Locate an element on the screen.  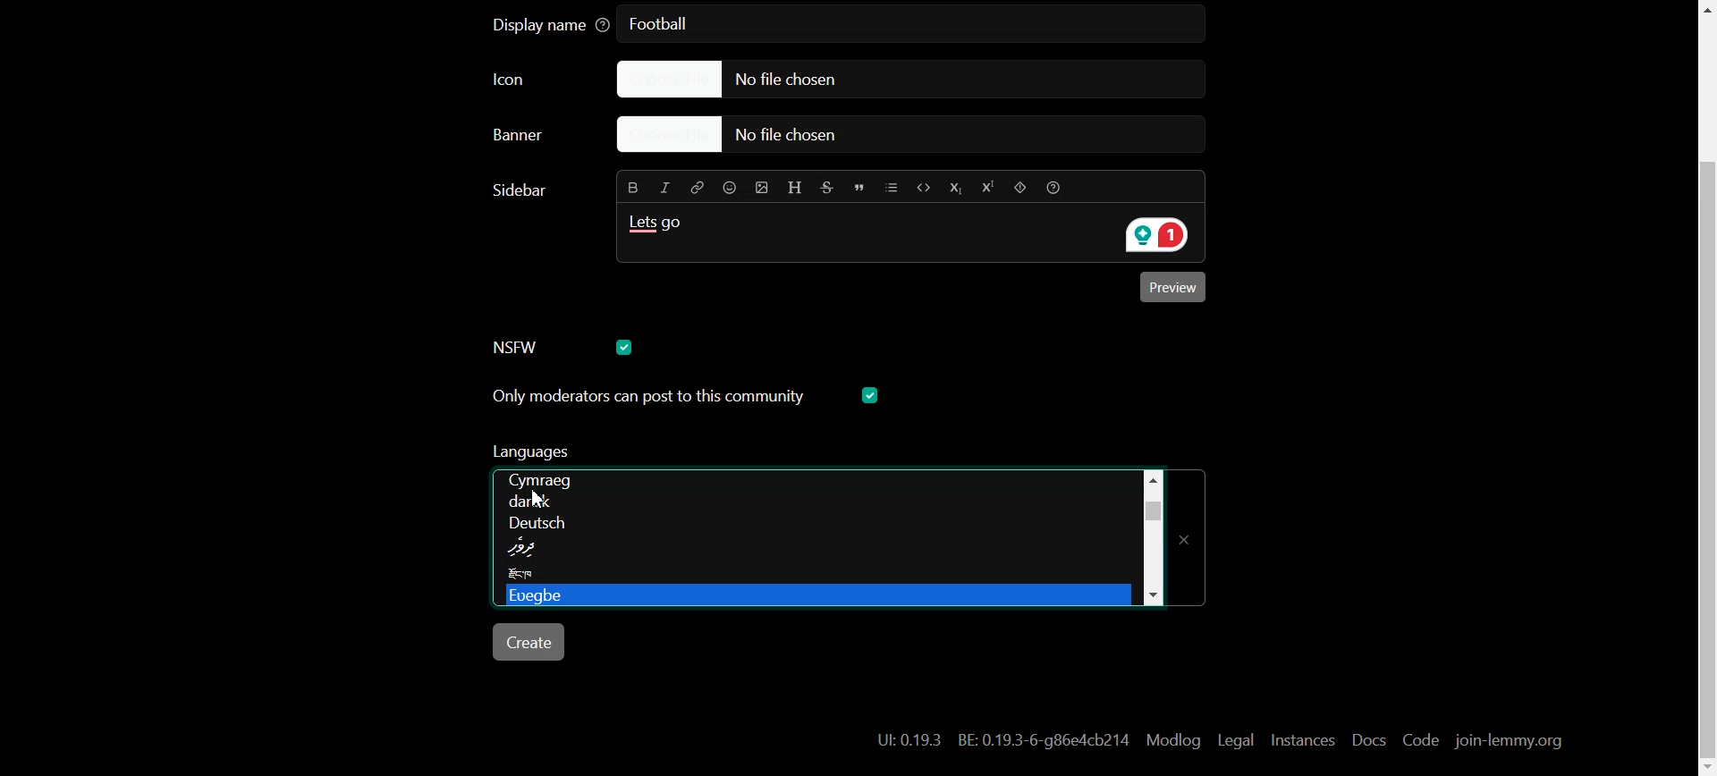
Insert Picture is located at coordinates (759, 186).